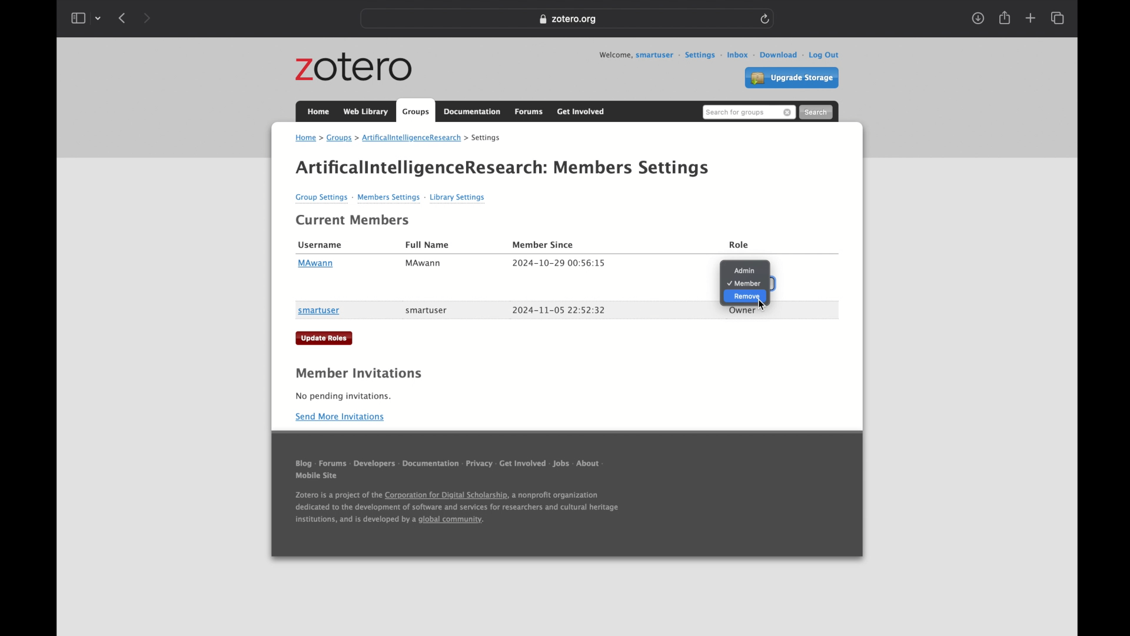 The image size is (1130, 636). What do you see at coordinates (760, 302) in the screenshot?
I see `cursor` at bounding box center [760, 302].